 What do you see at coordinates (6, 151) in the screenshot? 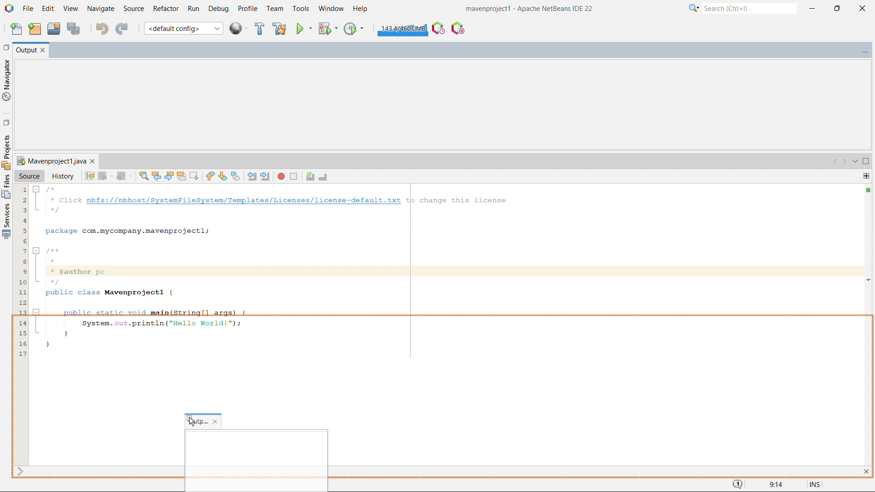
I see `services` at bounding box center [6, 151].